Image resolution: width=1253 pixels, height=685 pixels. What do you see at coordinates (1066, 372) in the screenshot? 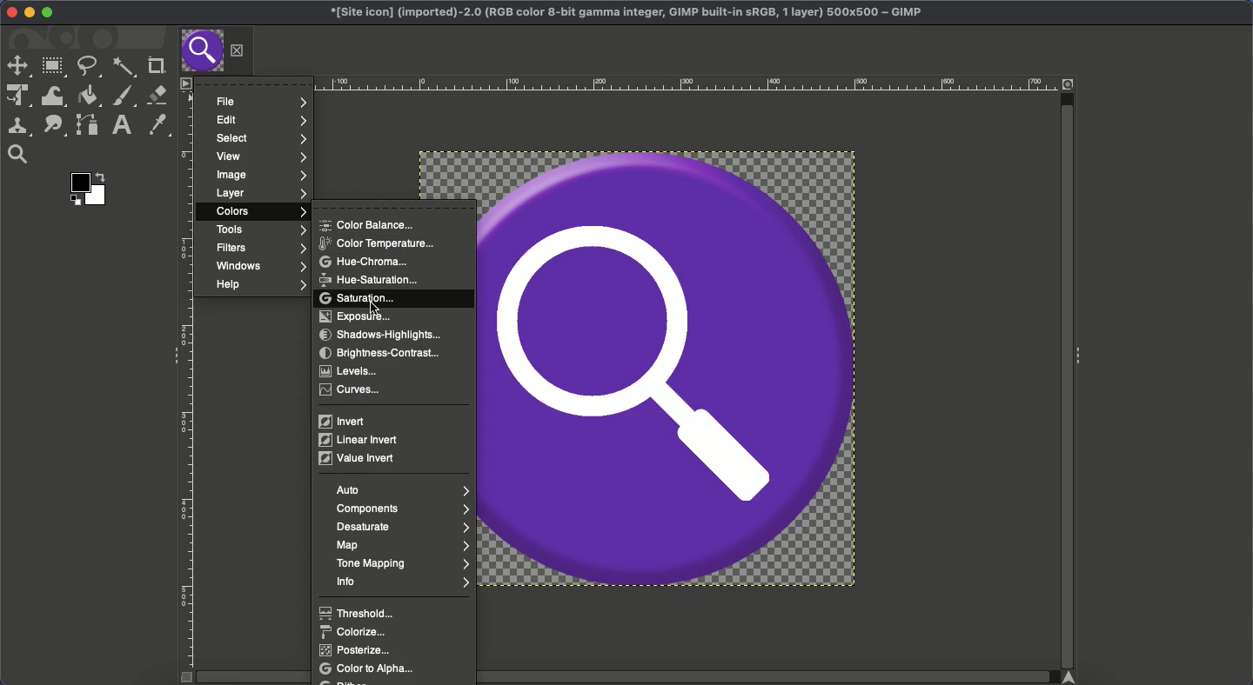
I see `Scroll` at bounding box center [1066, 372].